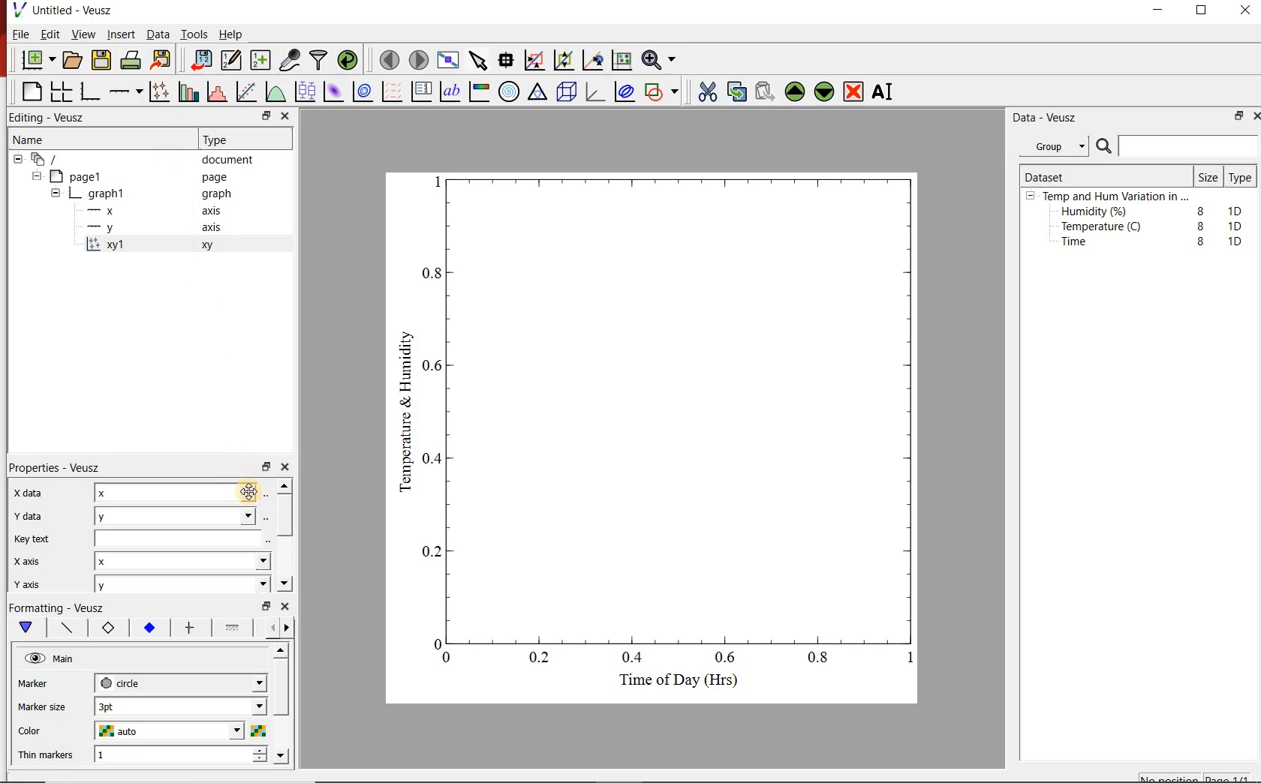  I want to click on click to reset graph axes, so click(619, 61).